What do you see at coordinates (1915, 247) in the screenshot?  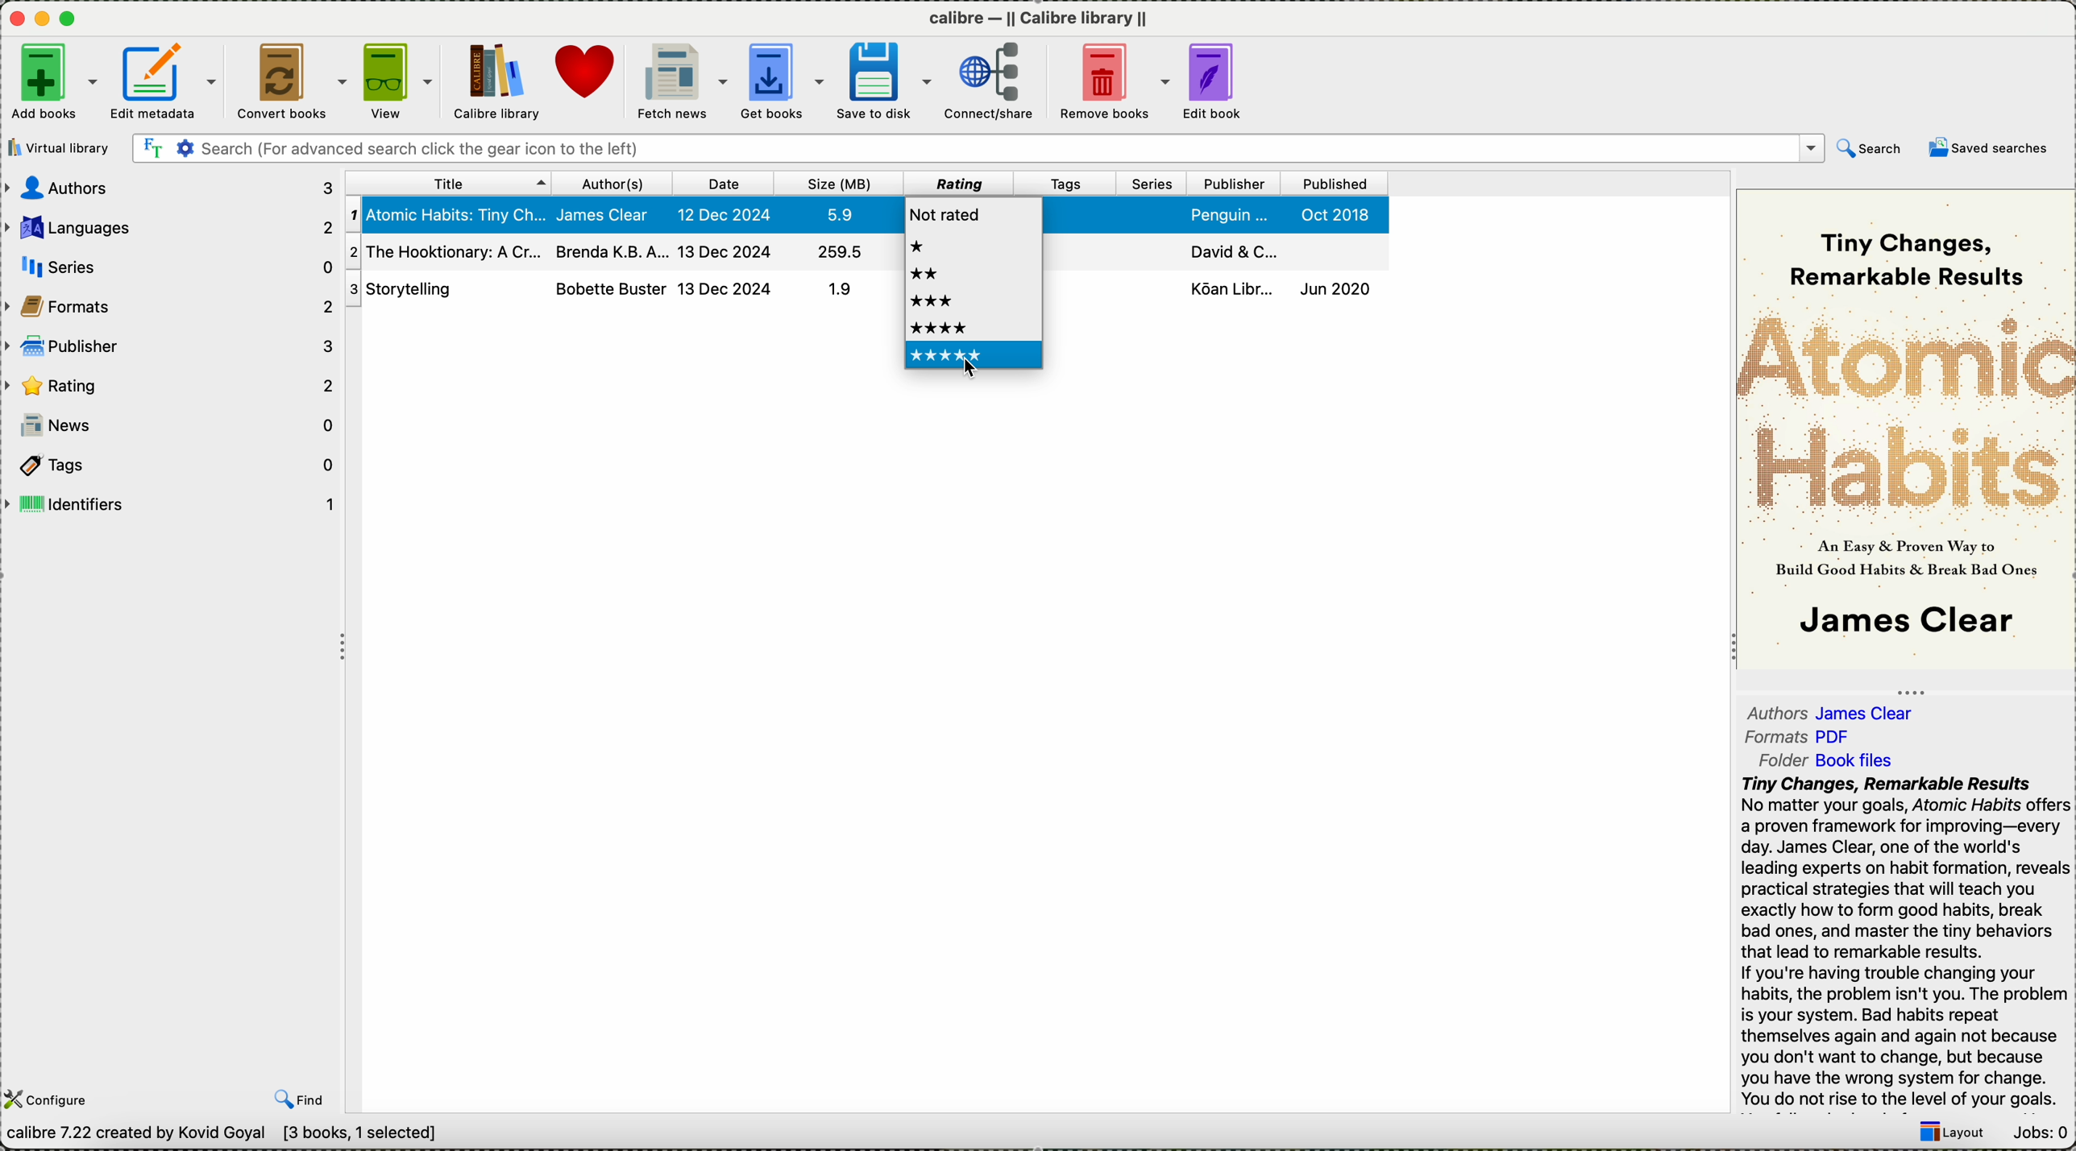 I see `Tiny Changes, Remarkable Results` at bounding box center [1915, 247].